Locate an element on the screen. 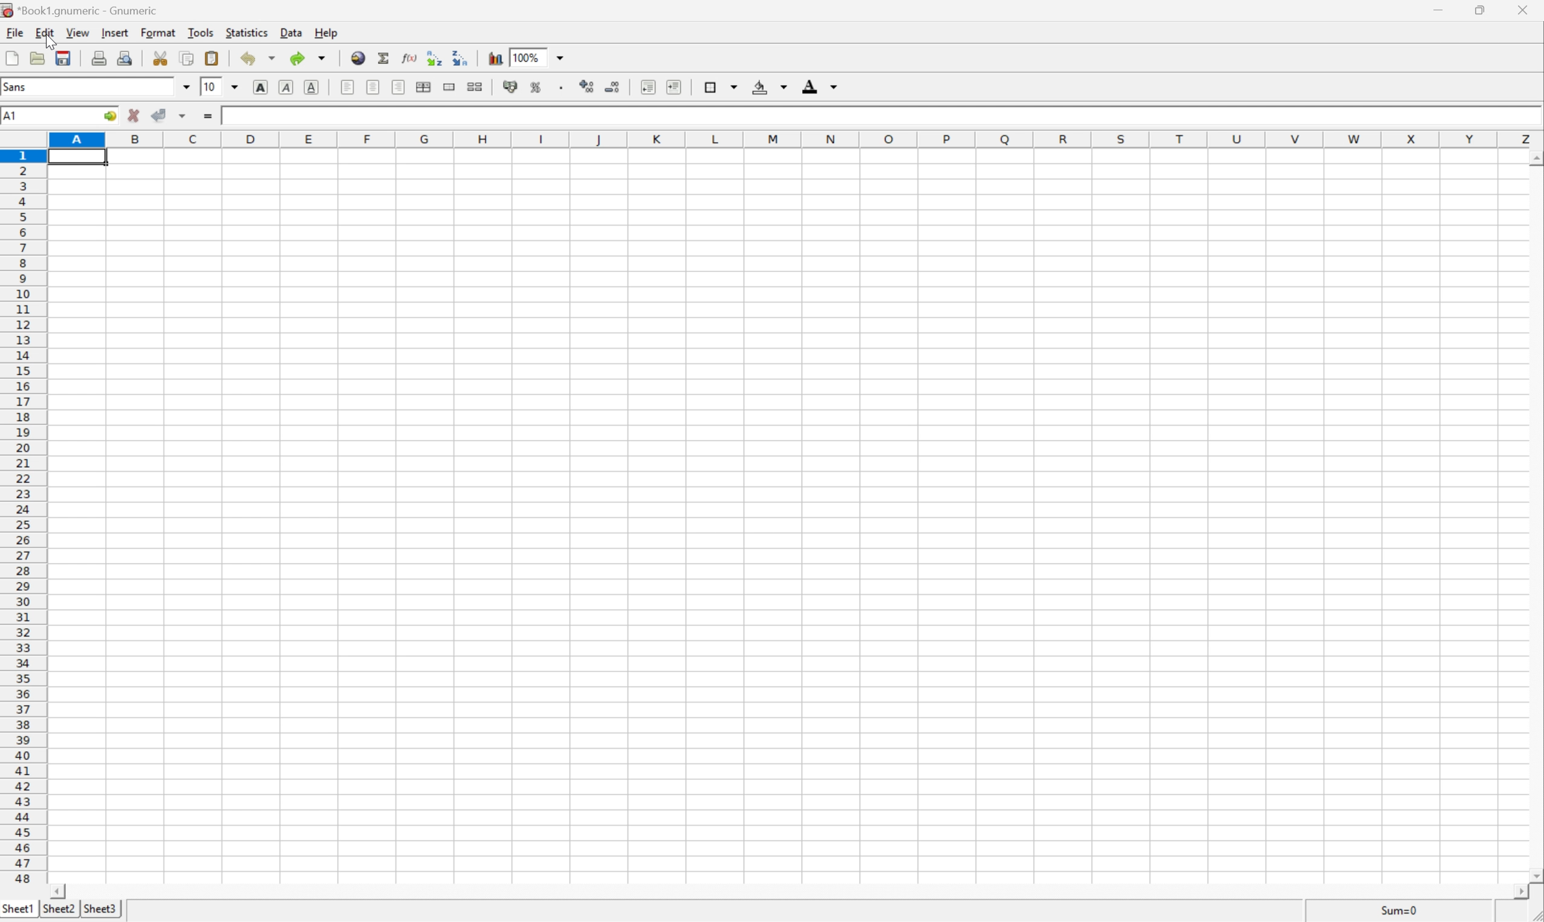 This screenshot has width=1544, height=922. format is located at coordinates (157, 33).